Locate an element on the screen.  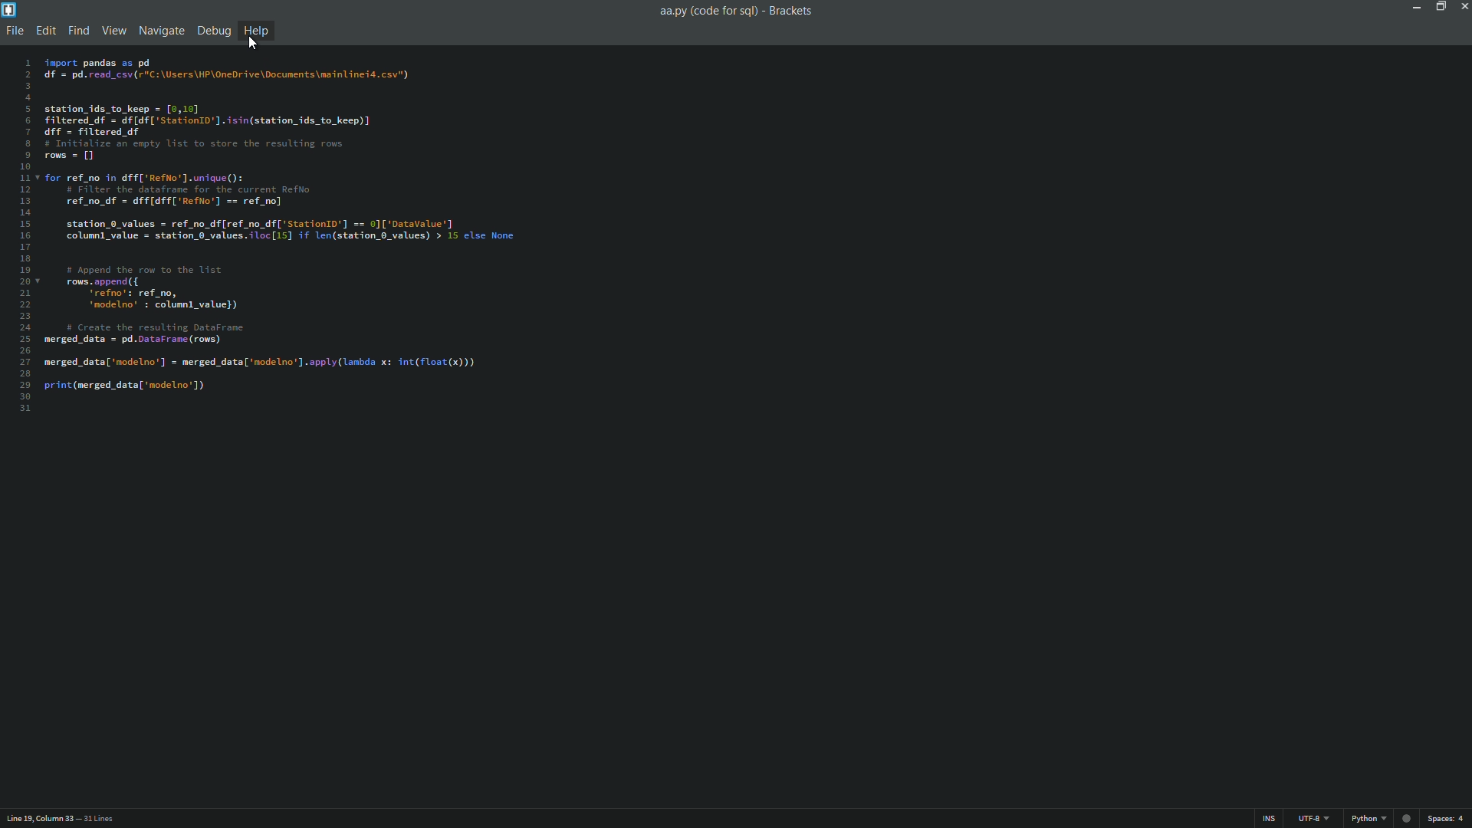
spaces: 4 is located at coordinates (1445, 817).